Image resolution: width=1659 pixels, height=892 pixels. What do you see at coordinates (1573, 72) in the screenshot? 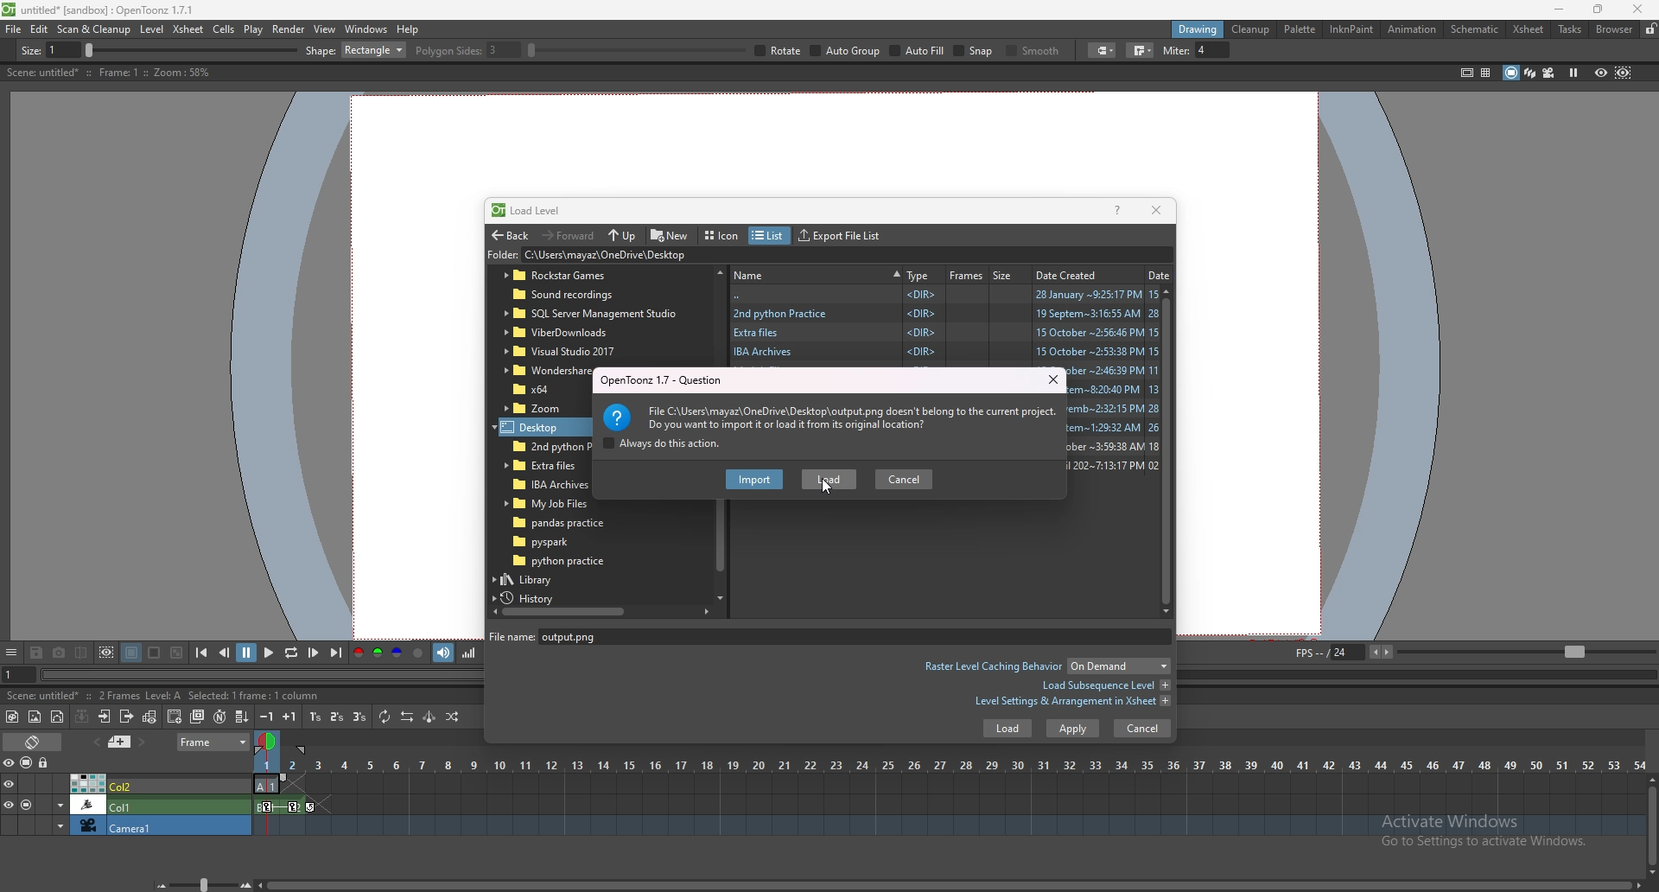
I see `freeze` at bounding box center [1573, 72].